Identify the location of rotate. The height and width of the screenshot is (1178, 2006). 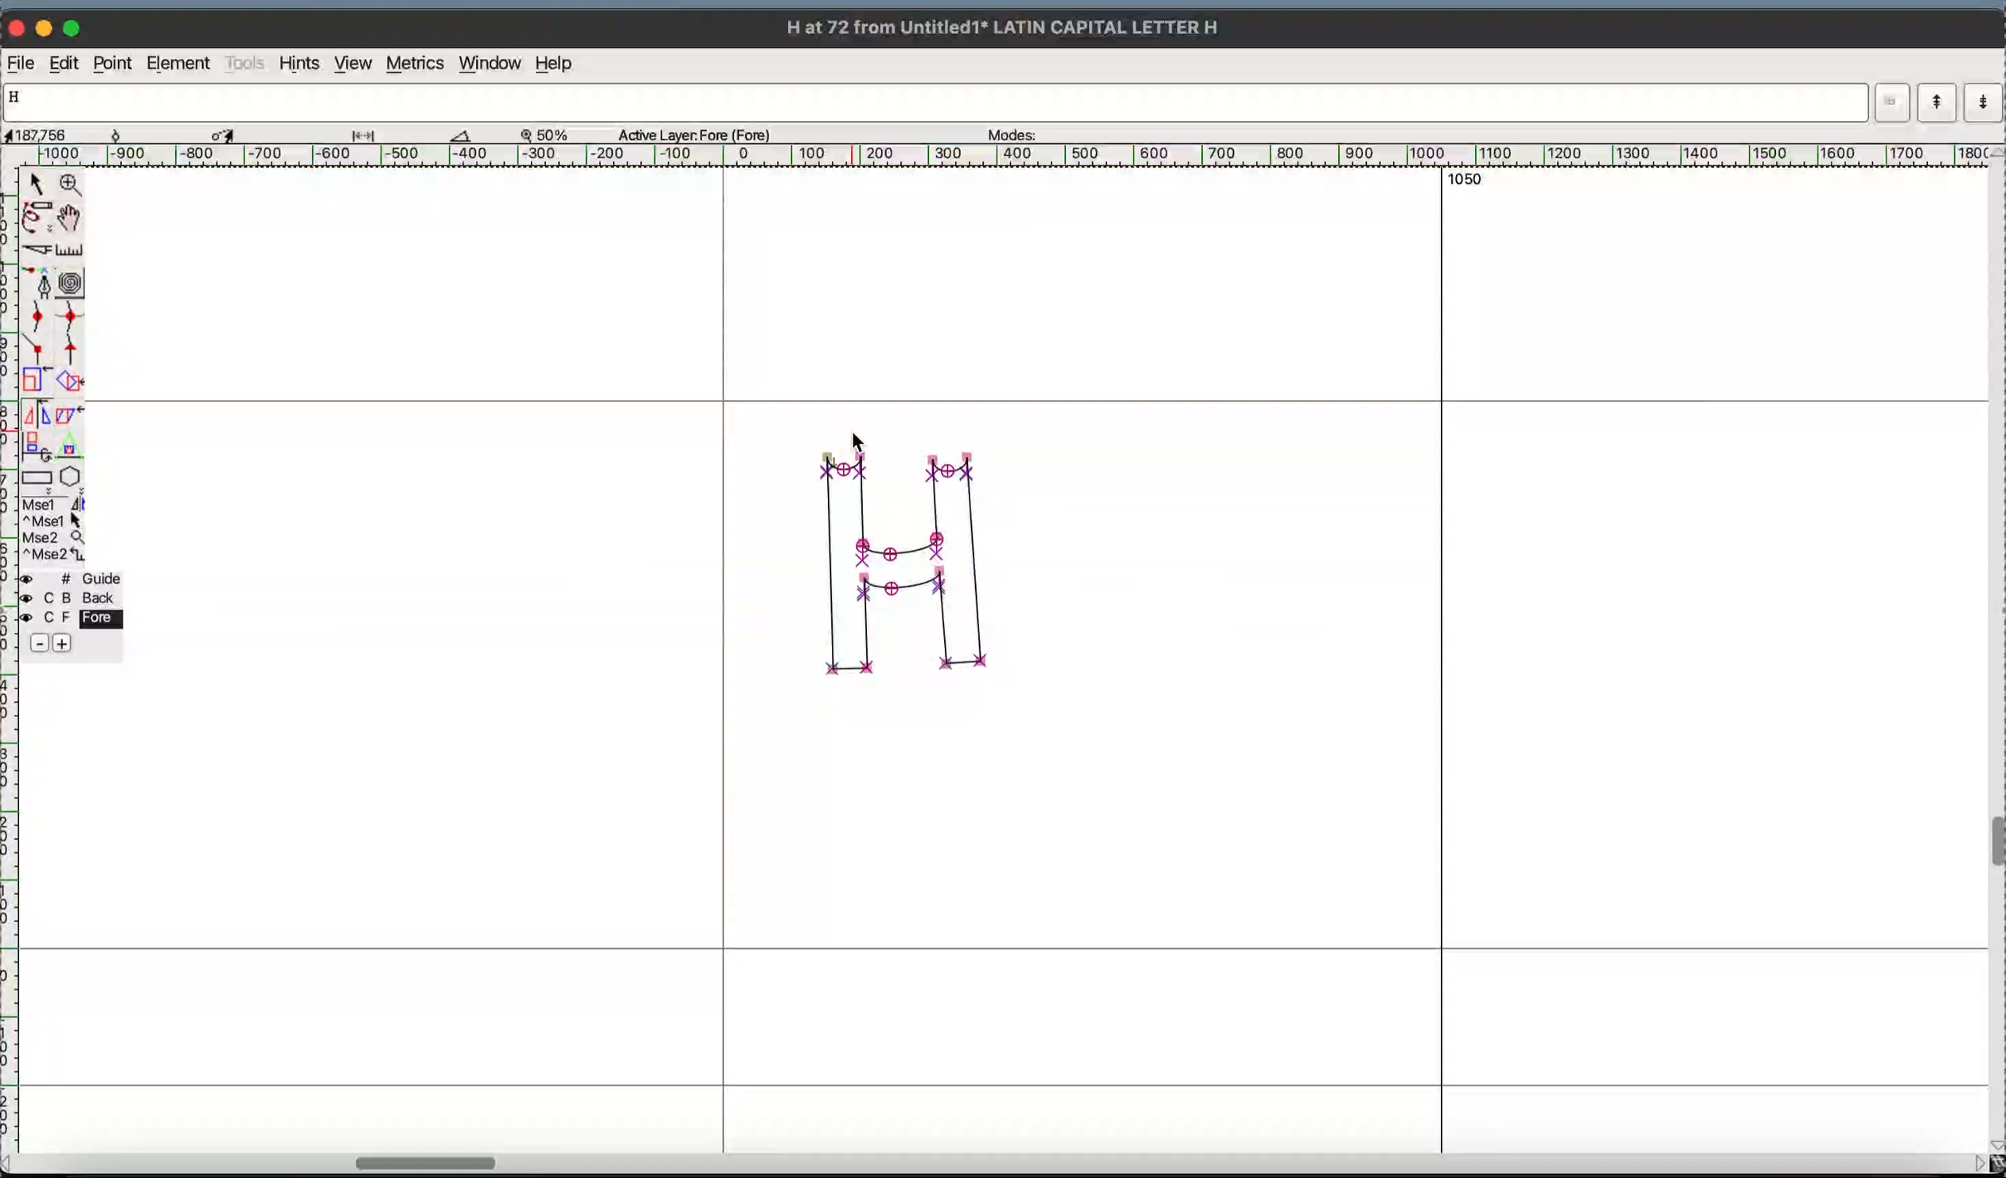
(71, 382).